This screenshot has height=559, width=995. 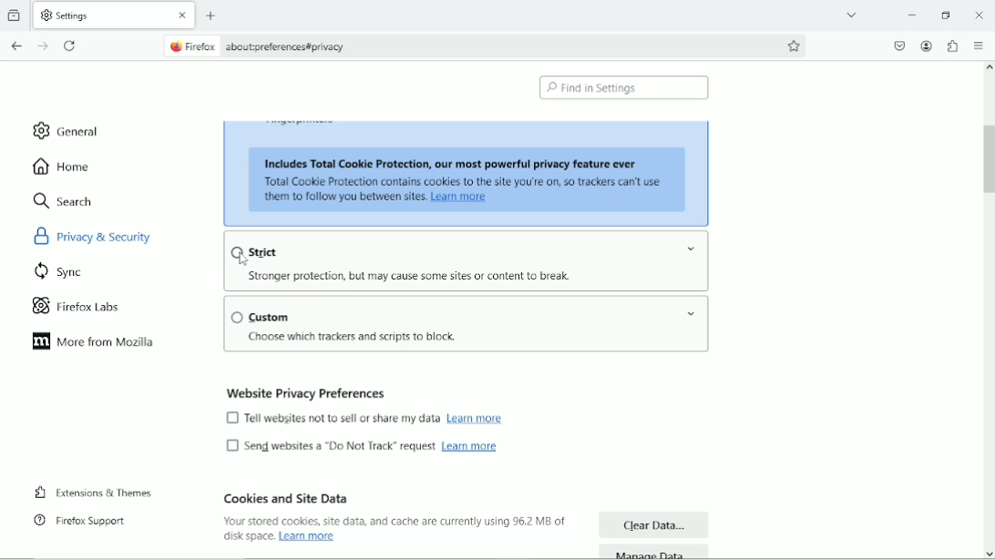 What do you see at coordinates (343, 418) in the screenshot?
I see `text` at bounding box center [343, 418].